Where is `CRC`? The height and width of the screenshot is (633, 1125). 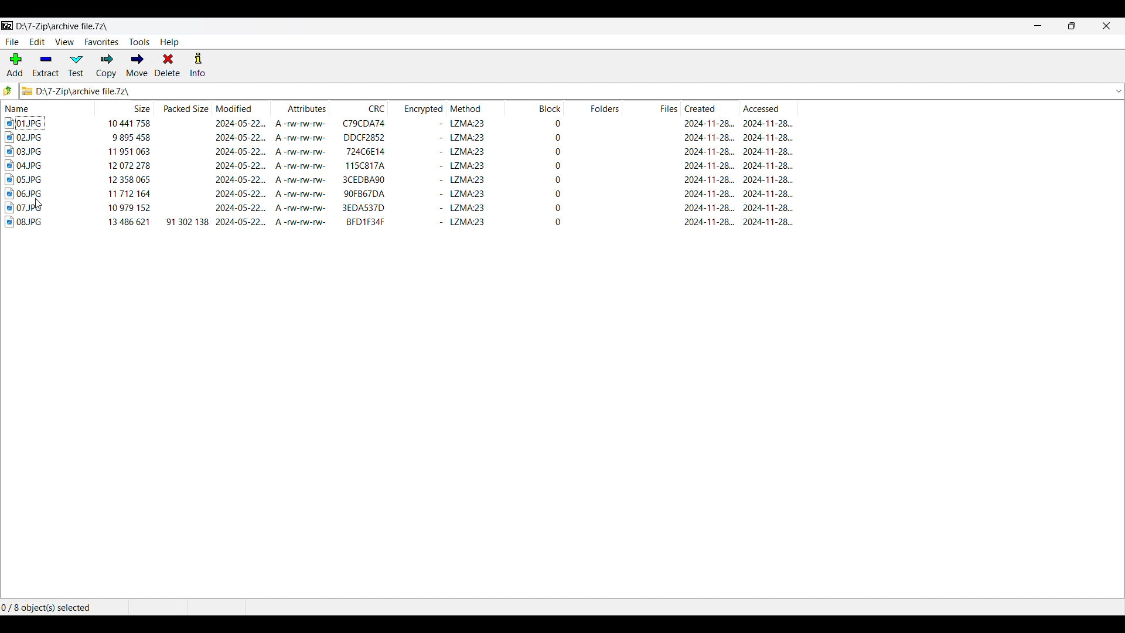
CRC is located at coordinates (364, 222).